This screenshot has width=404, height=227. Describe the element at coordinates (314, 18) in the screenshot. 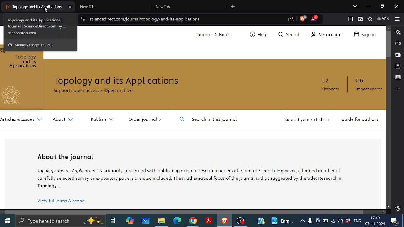

I see `Rewards` at that location.